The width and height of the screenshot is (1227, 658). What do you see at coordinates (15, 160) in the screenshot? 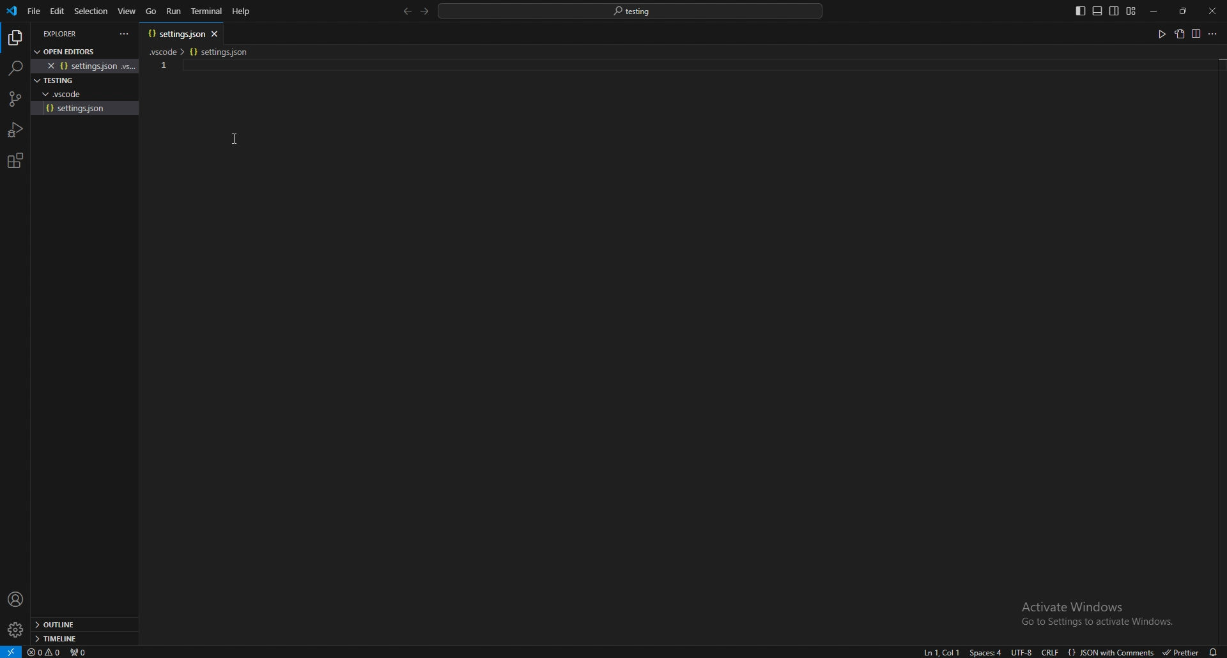
I see `extension` at bounding box center [15, 160].